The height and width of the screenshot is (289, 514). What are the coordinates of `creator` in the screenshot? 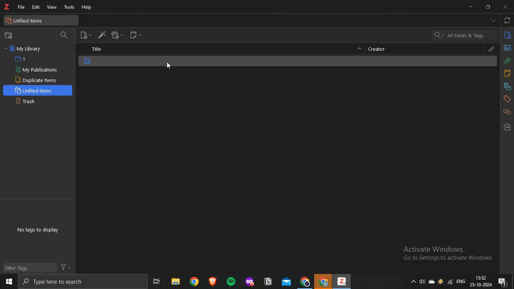 It's located at (380, 49).